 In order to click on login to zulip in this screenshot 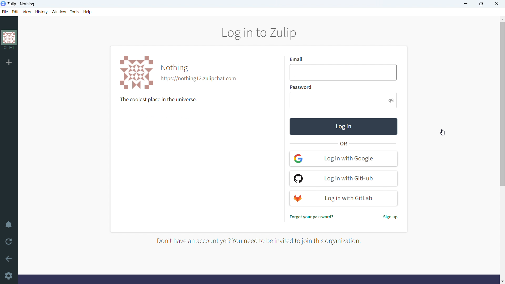, I will do `click(259, 33)`.